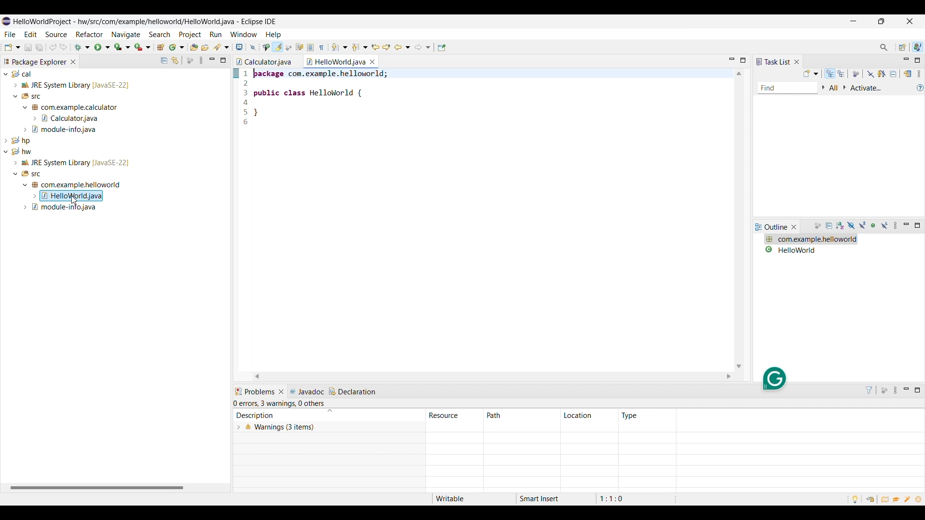 The image size is (925, 520). What do you see at coordinates (834, 88) in the screenshot?
I see `Edit task working sets` at bounding box center [834, 88].